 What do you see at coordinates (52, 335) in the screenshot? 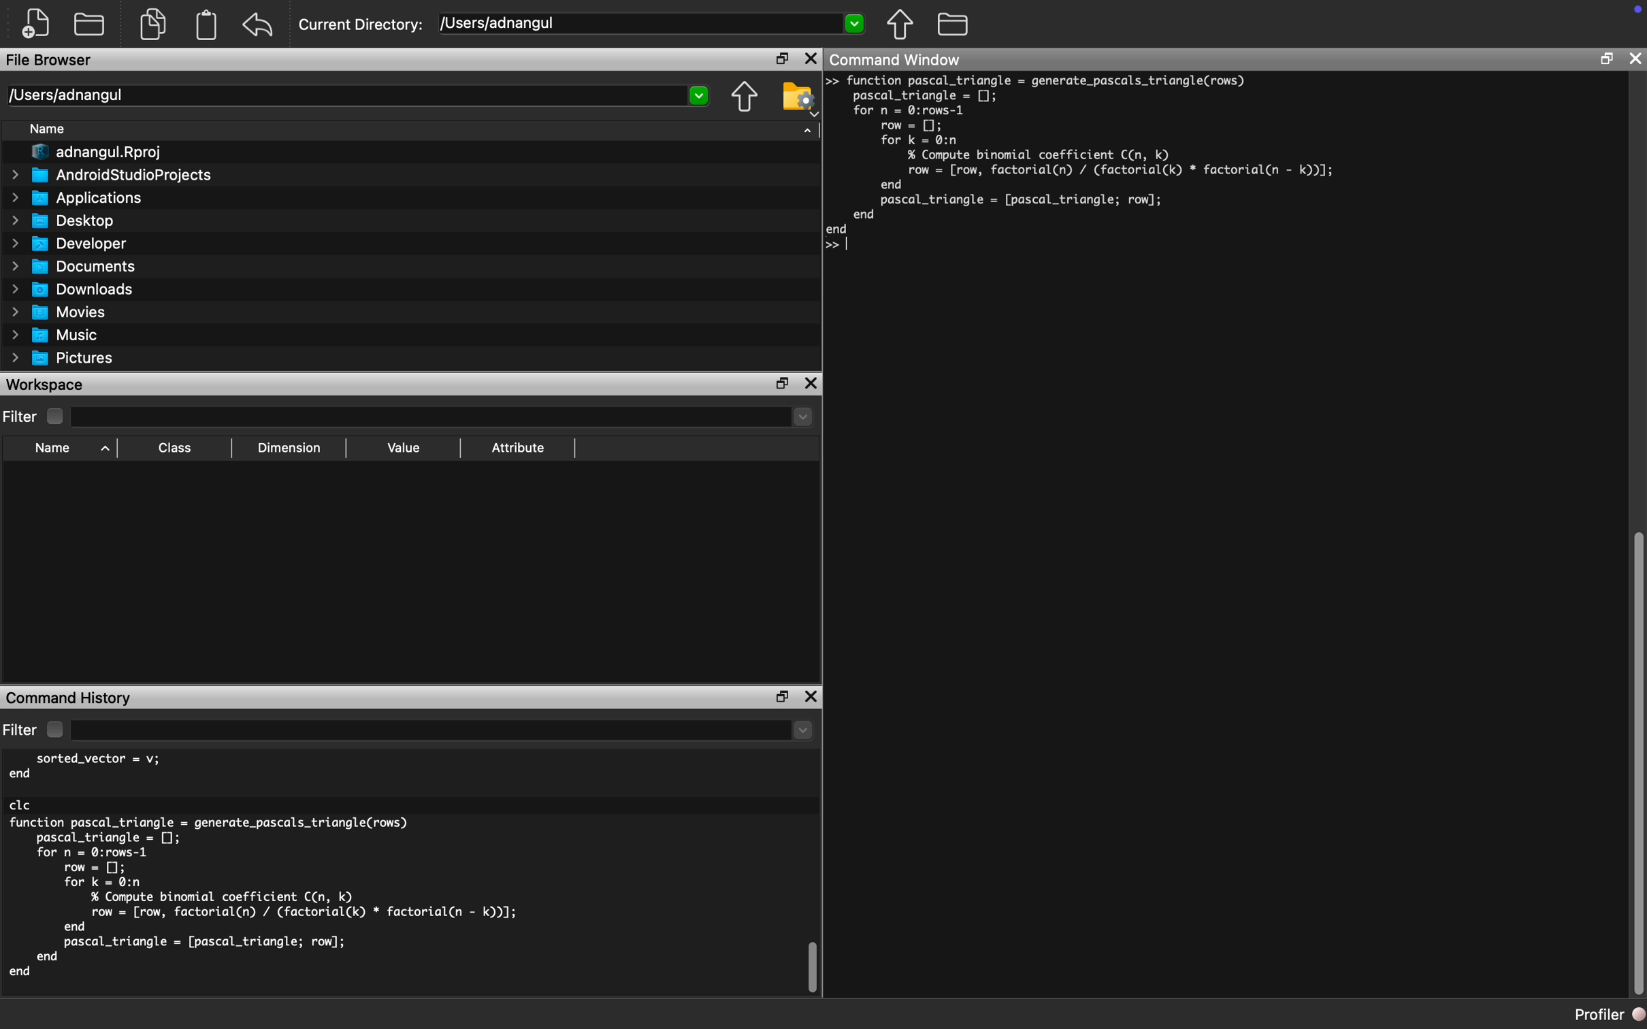
I see `Music` at bounding box center [52, 335].